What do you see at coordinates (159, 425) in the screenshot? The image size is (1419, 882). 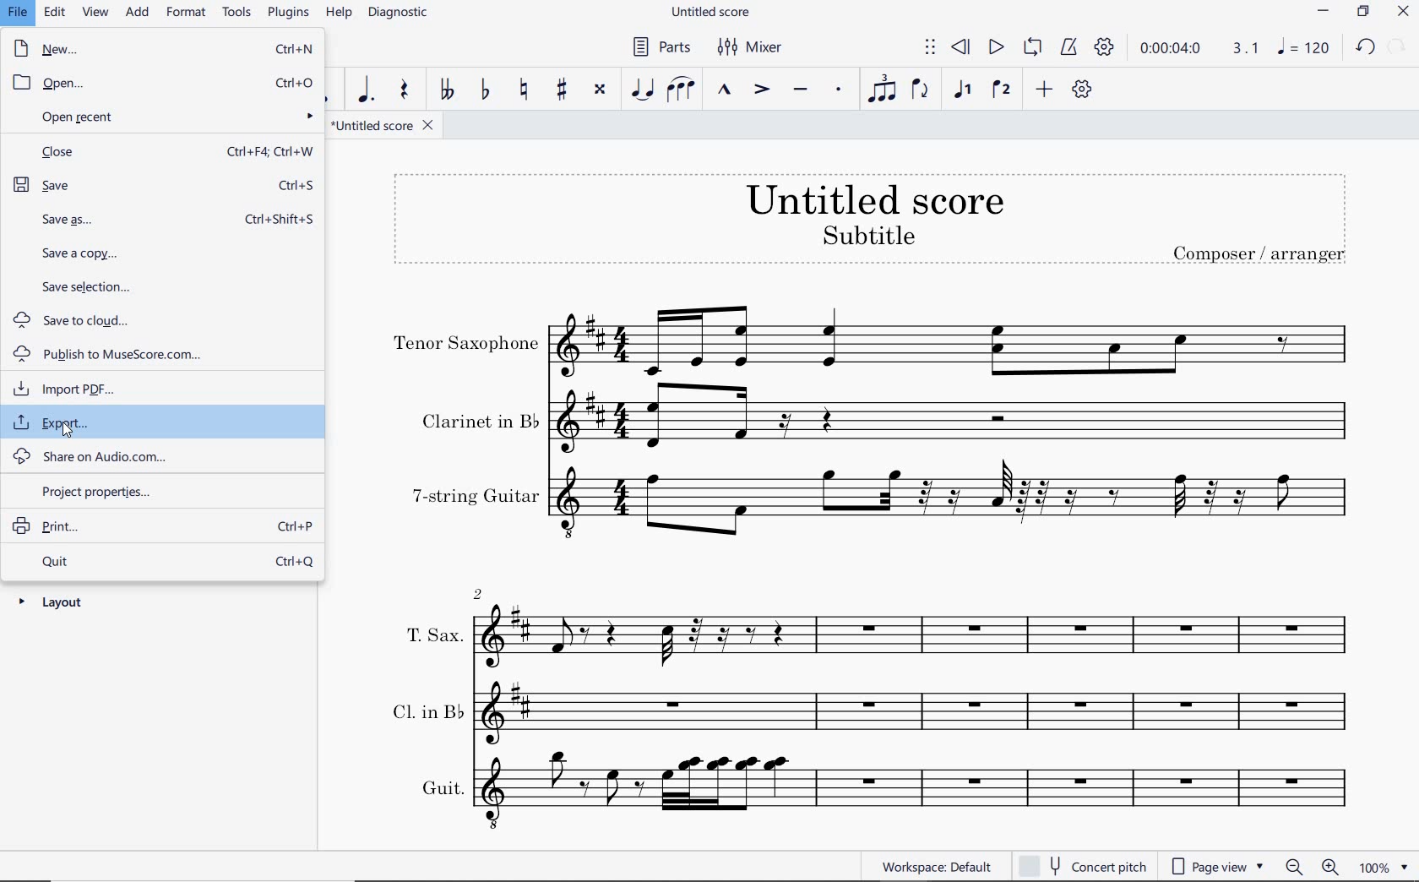 I see `export` at bounding box center [159, 425].